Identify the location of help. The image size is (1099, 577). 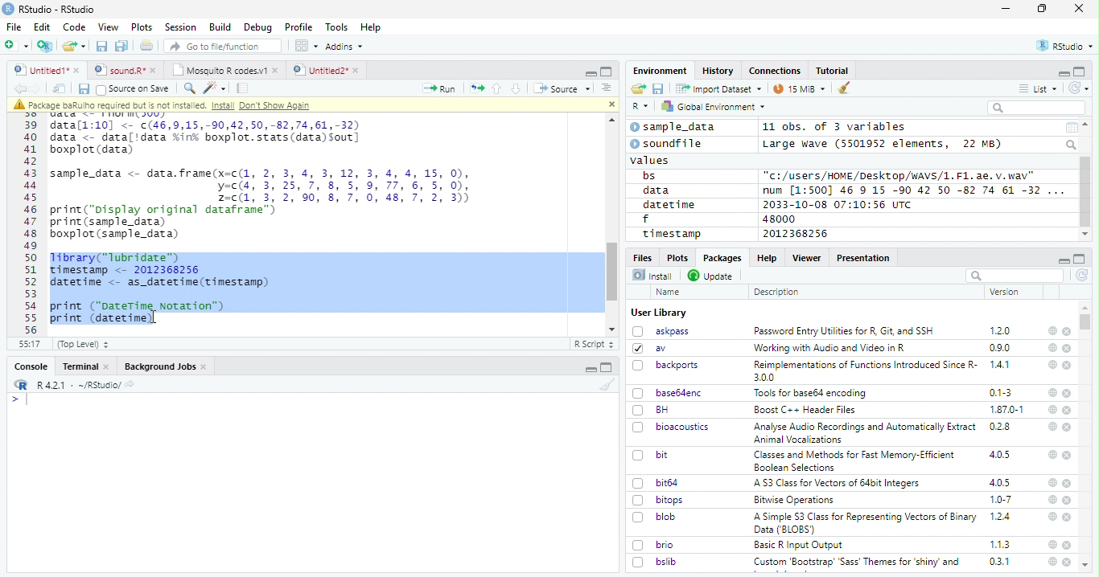
(1052, 454).